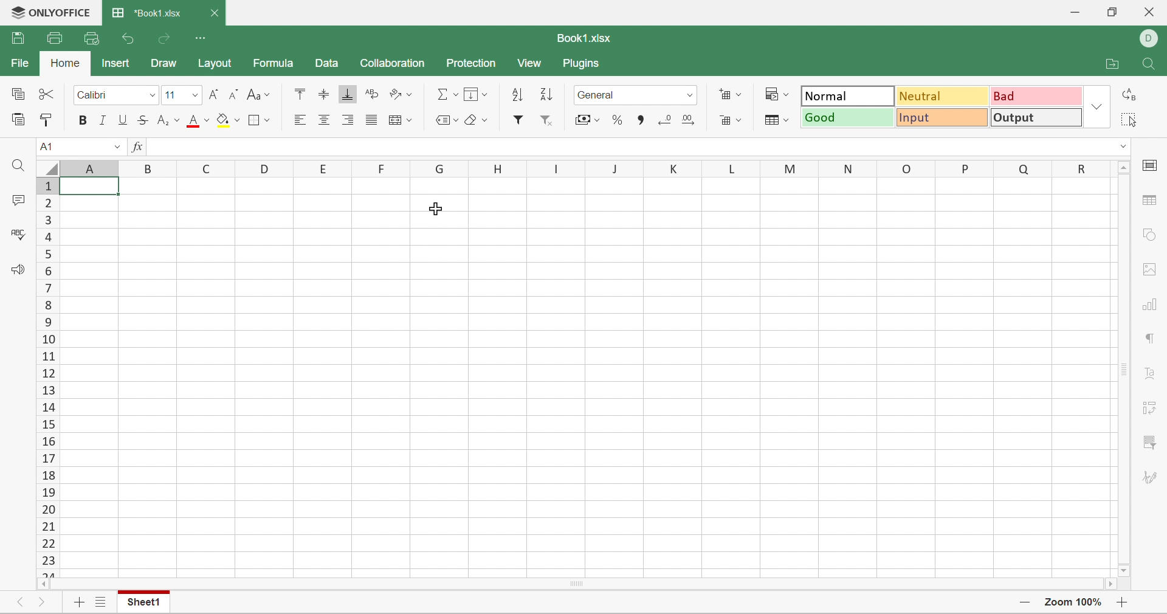  I want to click on Formula, so click(272, 63).